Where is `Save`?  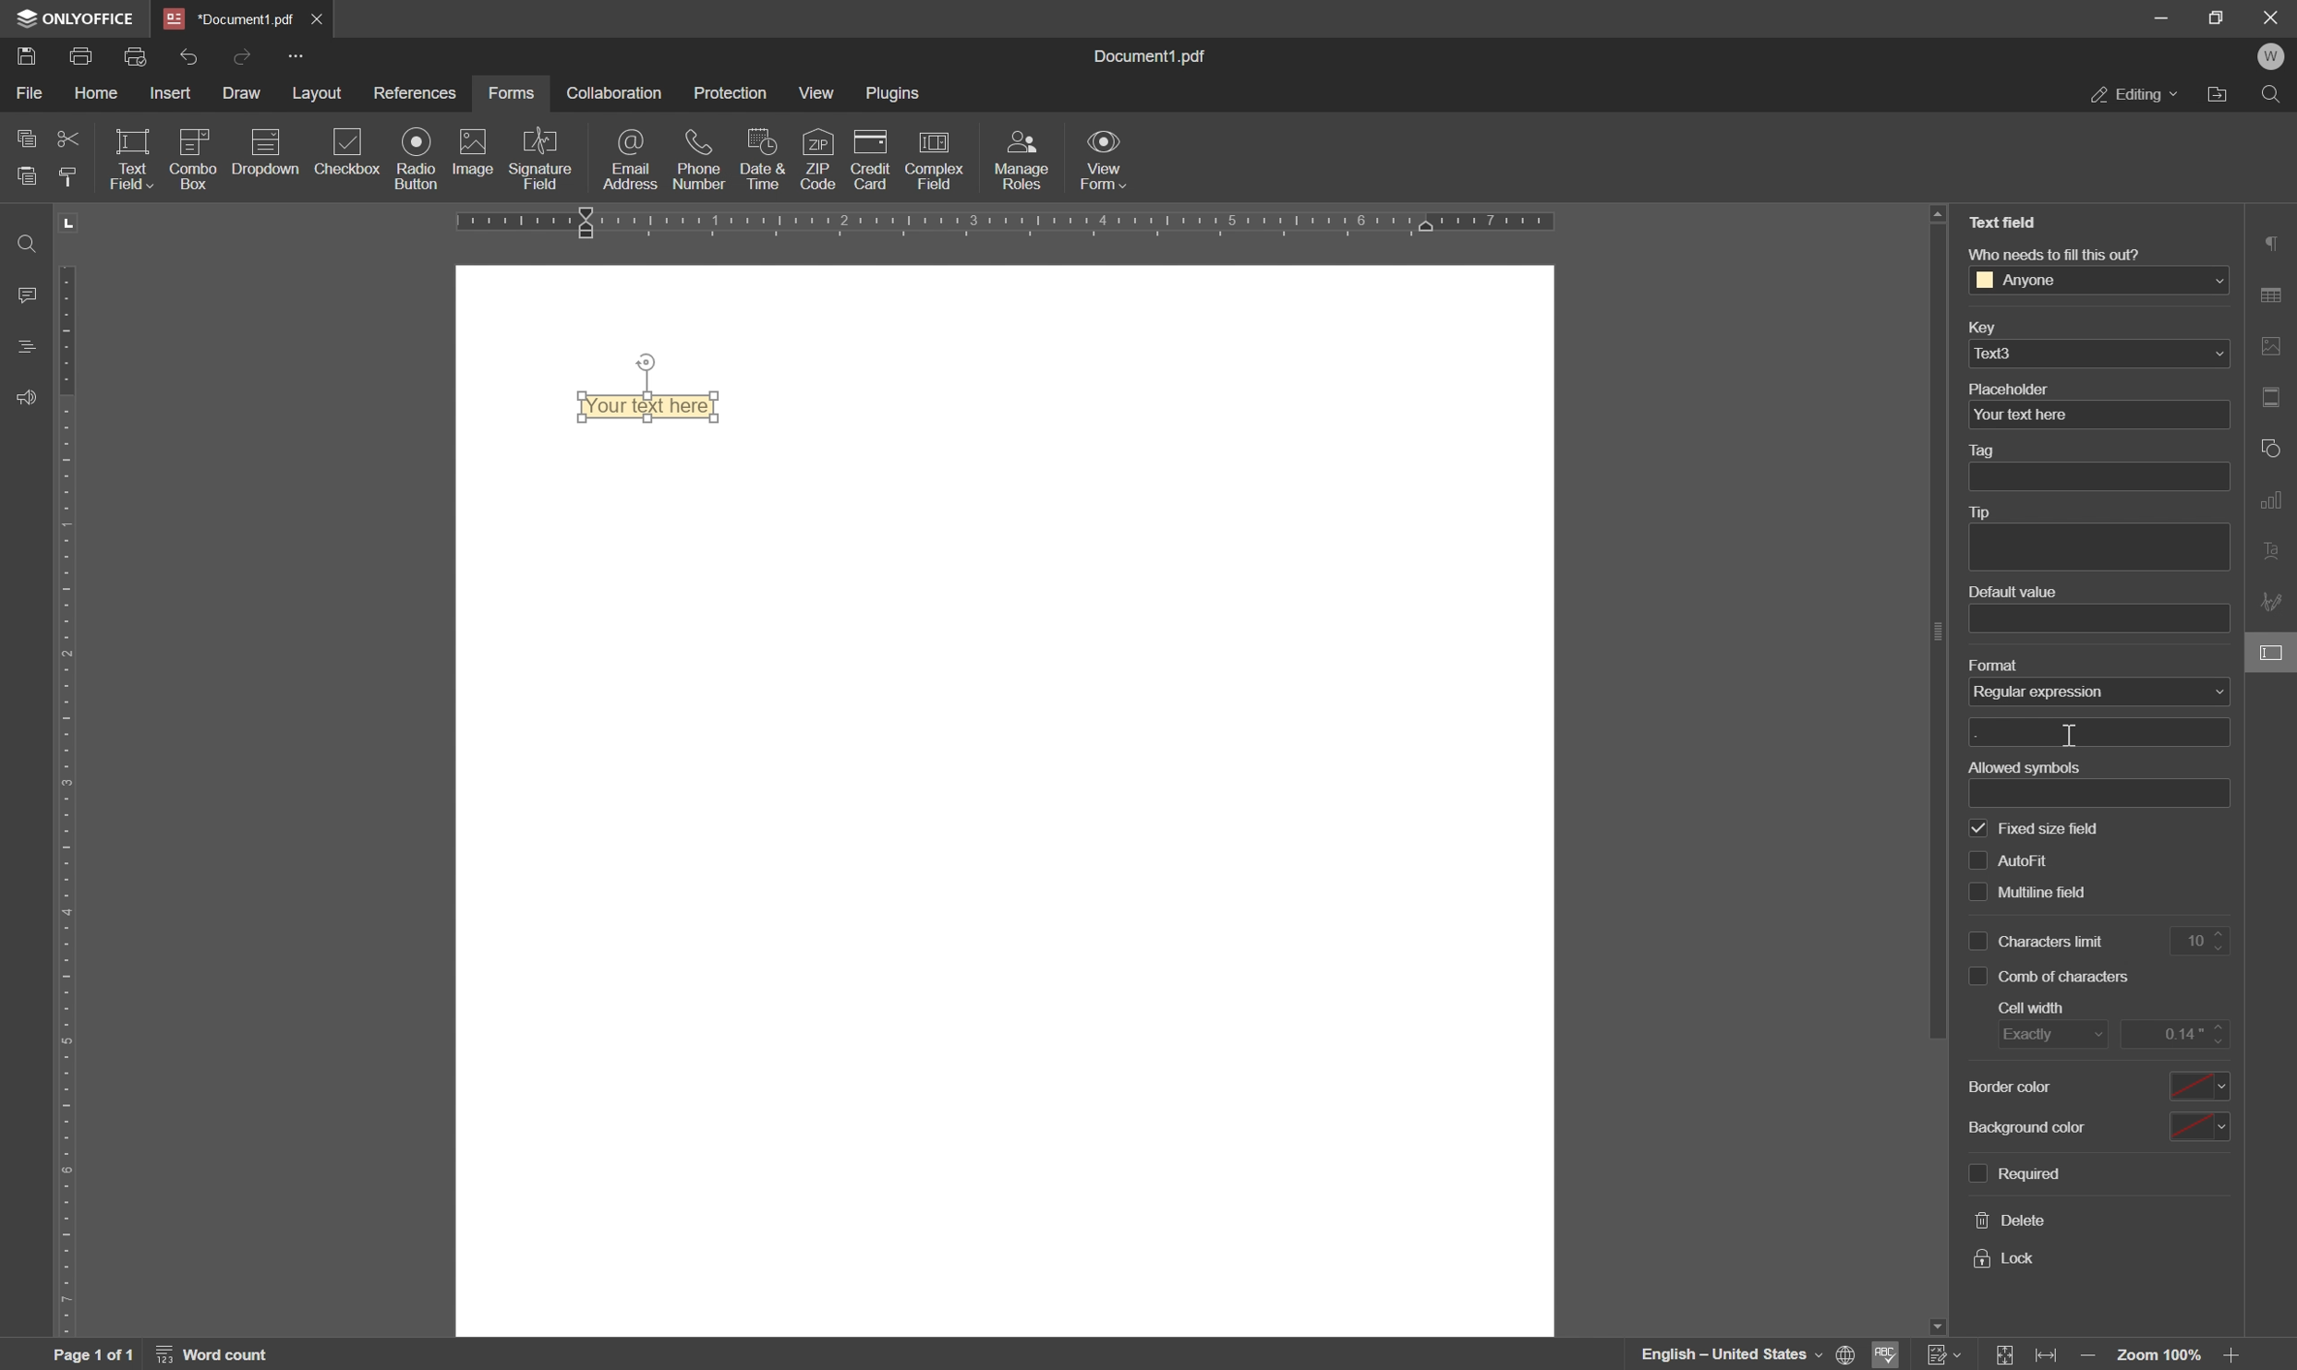 Save is located at coordinates (28, 58).